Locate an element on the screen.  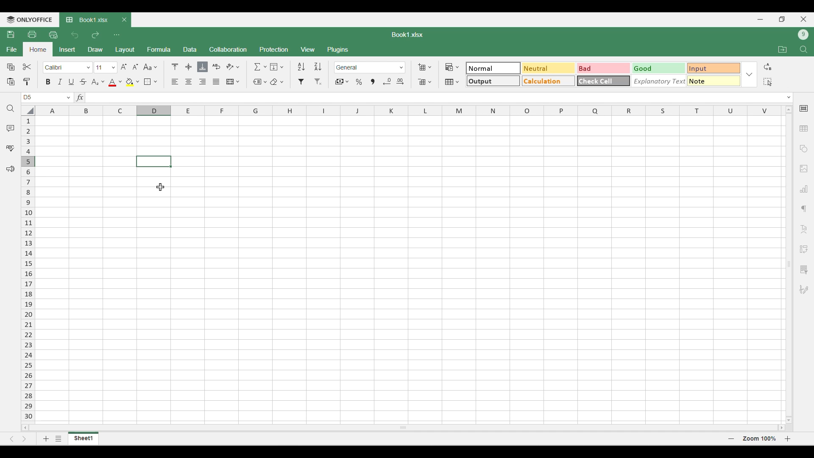
Spell check is located at coordinates (10, 148).